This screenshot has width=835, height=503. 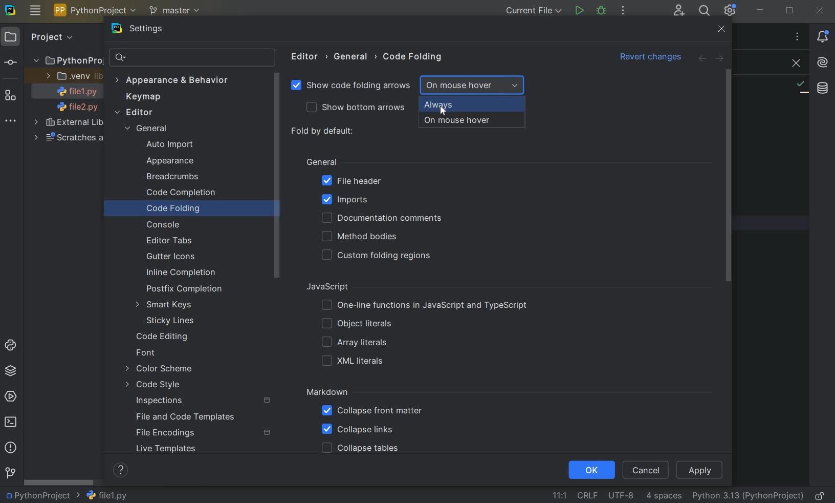 What do you see at coordinates (169, 239) in the screenshot?
I see `EDITOR TABS` at bounding box center [169, 239].